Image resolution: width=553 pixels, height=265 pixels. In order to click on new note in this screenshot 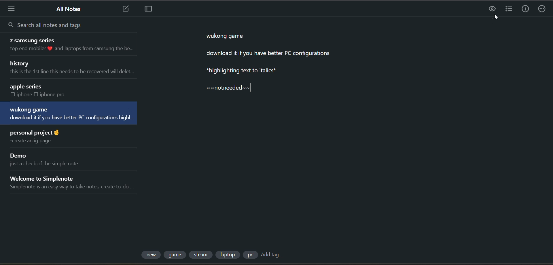, I will do `click(124, 9)`.